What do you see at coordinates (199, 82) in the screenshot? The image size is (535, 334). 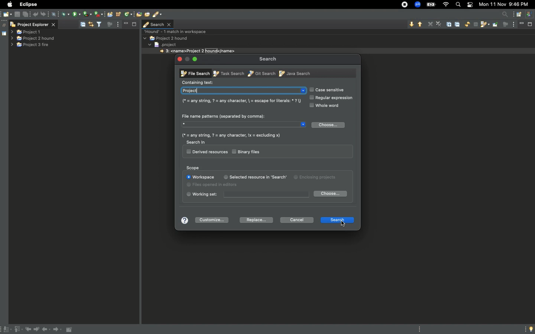 I see `Containing text` at bounding box center [199, 82].